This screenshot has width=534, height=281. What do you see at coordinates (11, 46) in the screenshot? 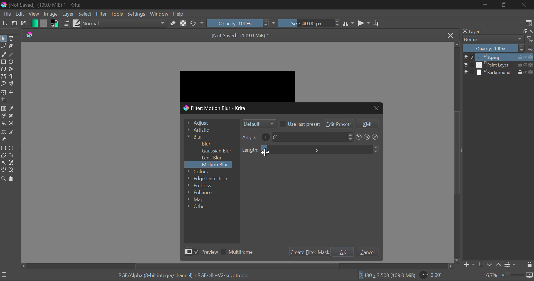
I see `Calligraphic Tool` at bounding box center [11, 46].